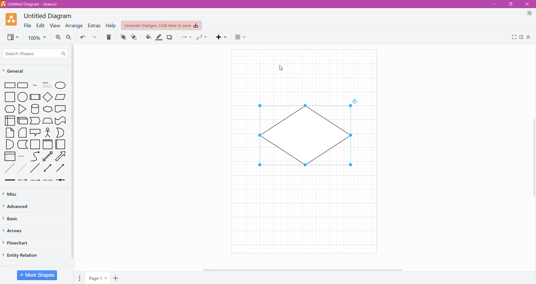  I want to click on Search Shapes, so click(35, 53).